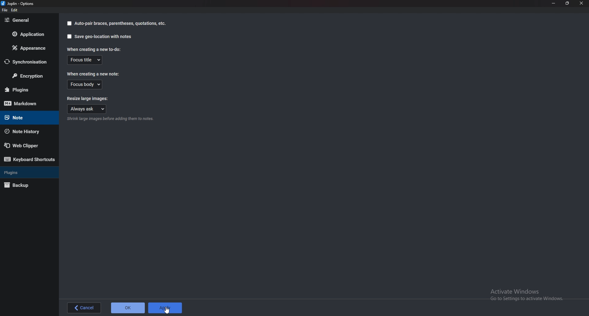 This screenshot has height=316, width=589. What do you see at coordinates (582, 4) in the screenshot?
I see `close` at bounding box center [582, 4].